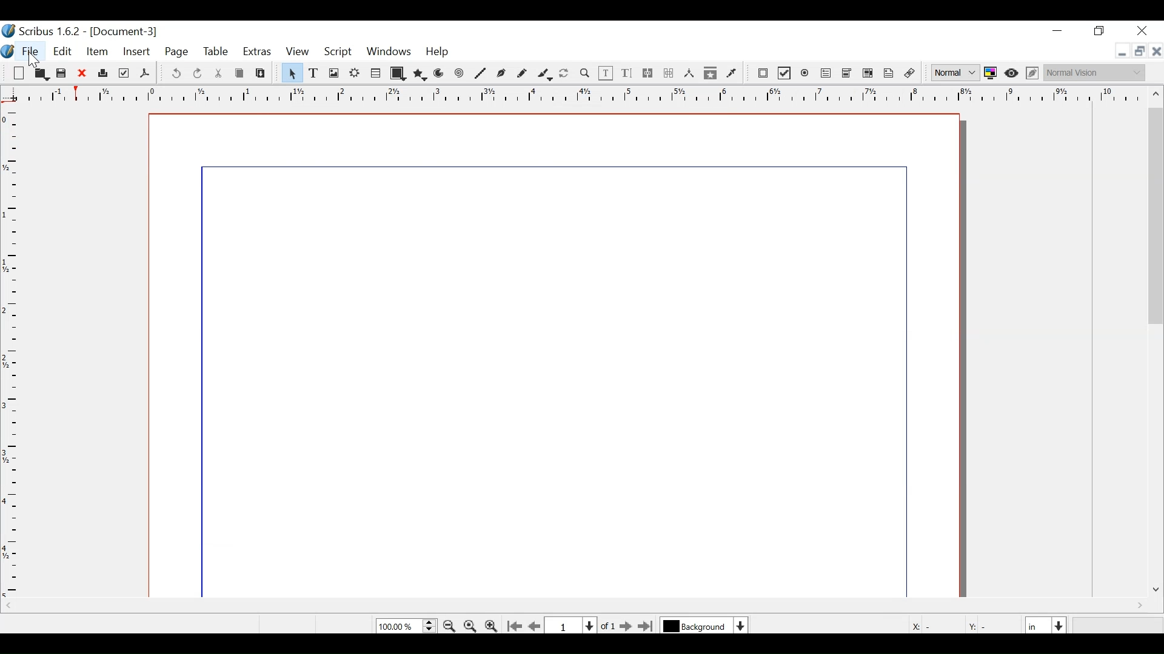  Describe the element at coordinates (516, 626) in the screenshot. I see `Go to the first page` at that location.